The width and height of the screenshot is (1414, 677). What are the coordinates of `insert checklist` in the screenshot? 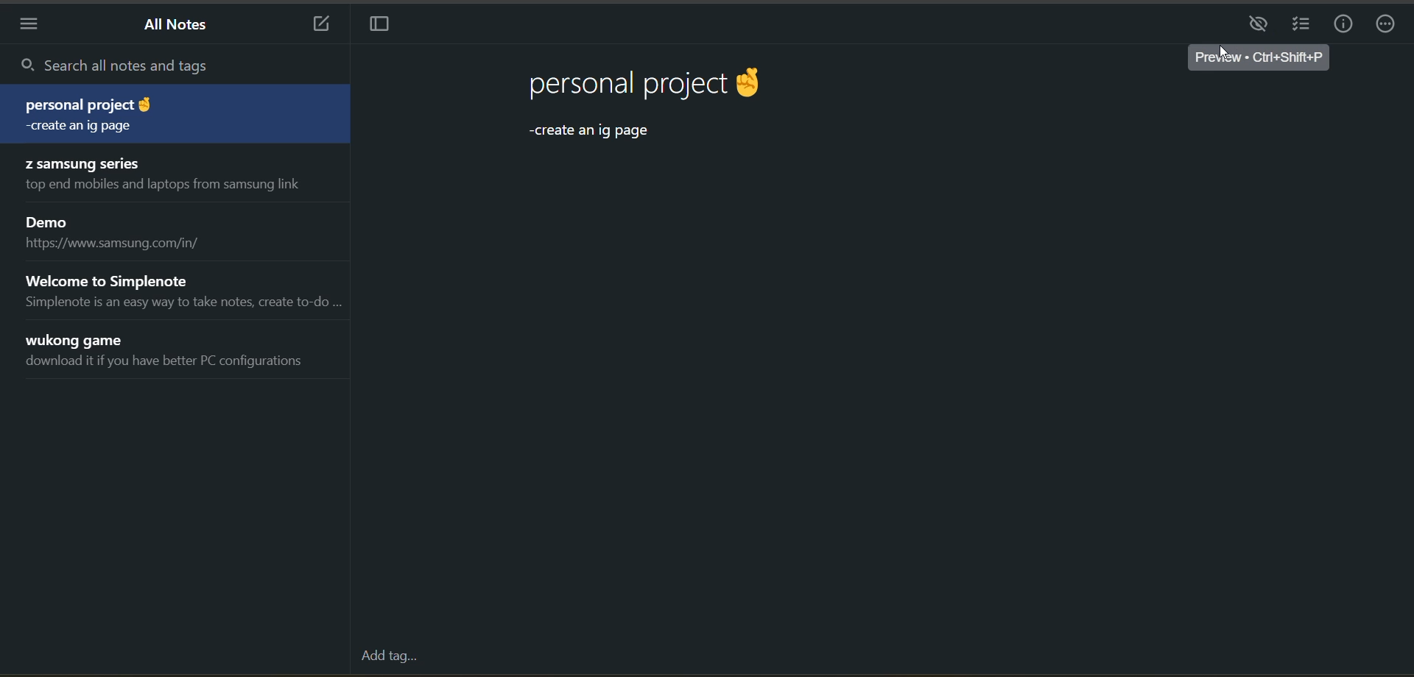 It's located at (1302, 26).